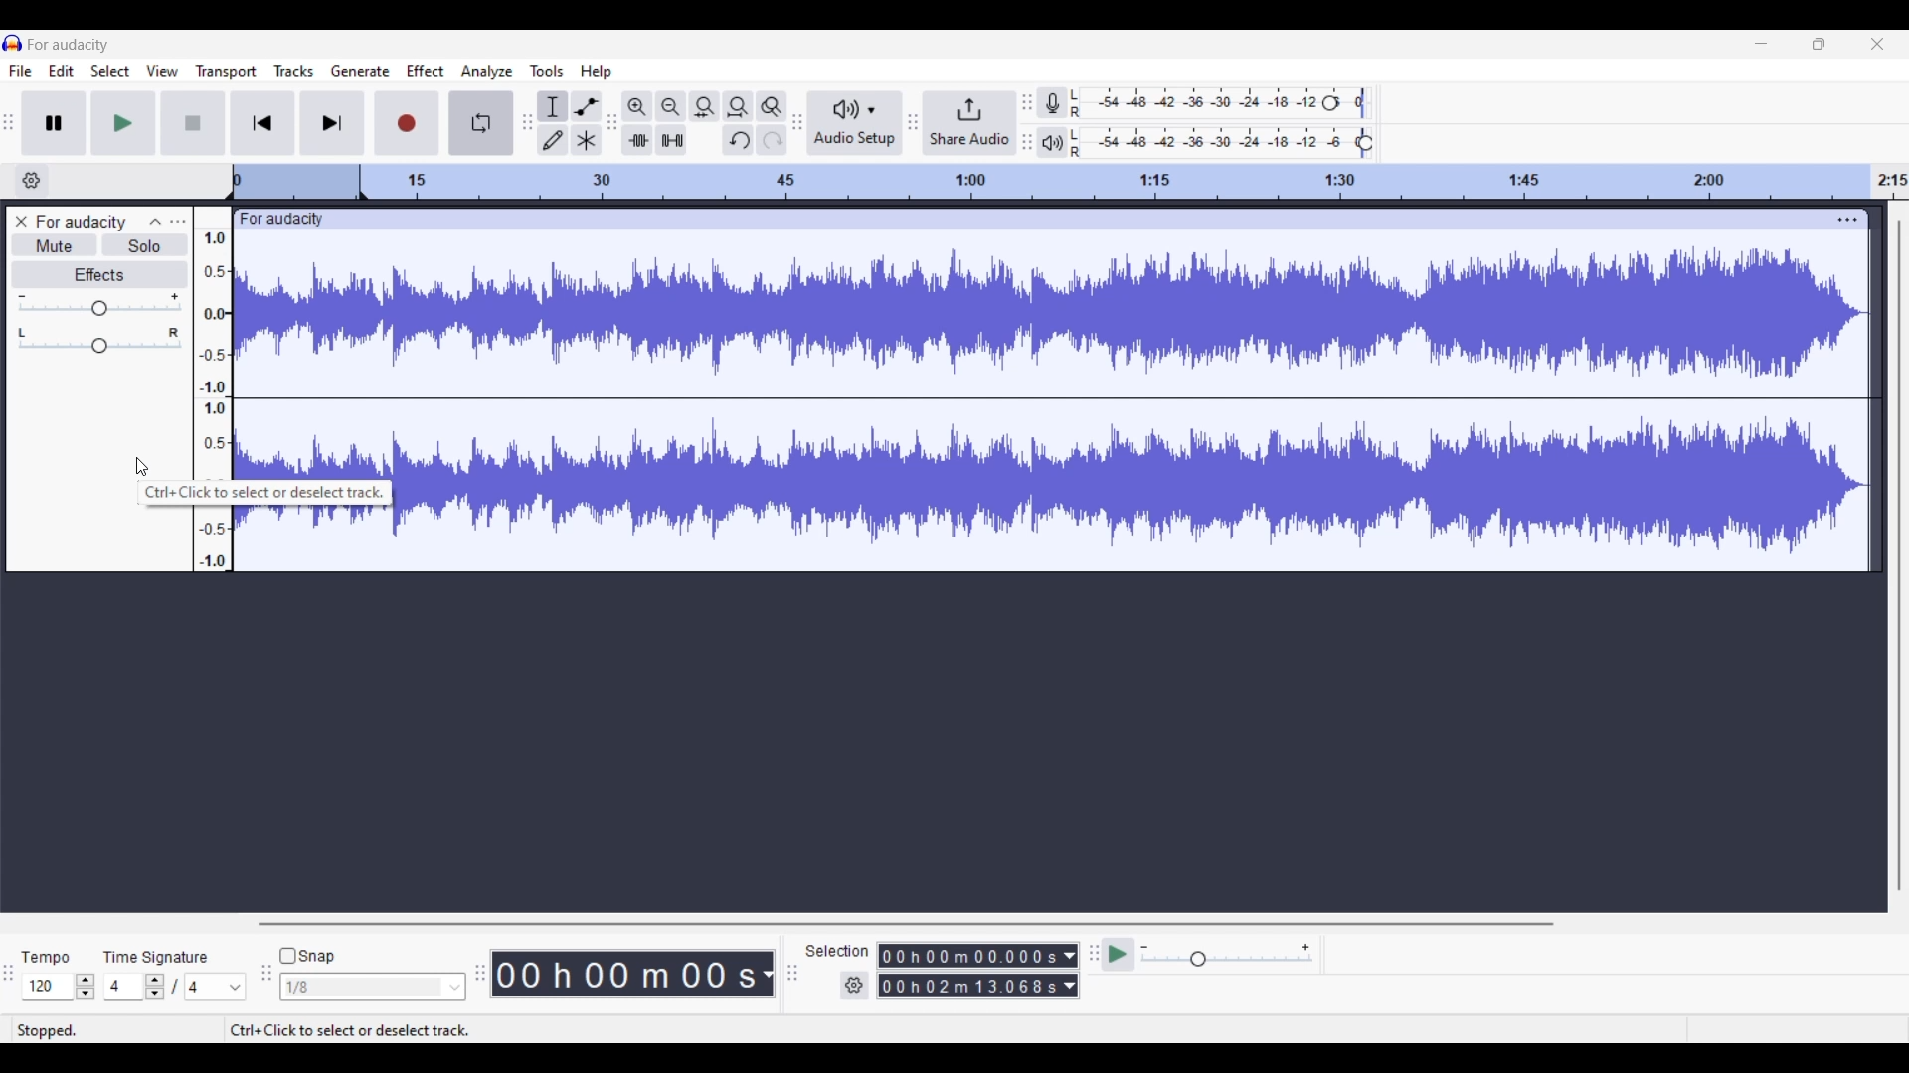 This screenshot has width=1909, height=1073. I want to click on Tempo, so click(48, 955).